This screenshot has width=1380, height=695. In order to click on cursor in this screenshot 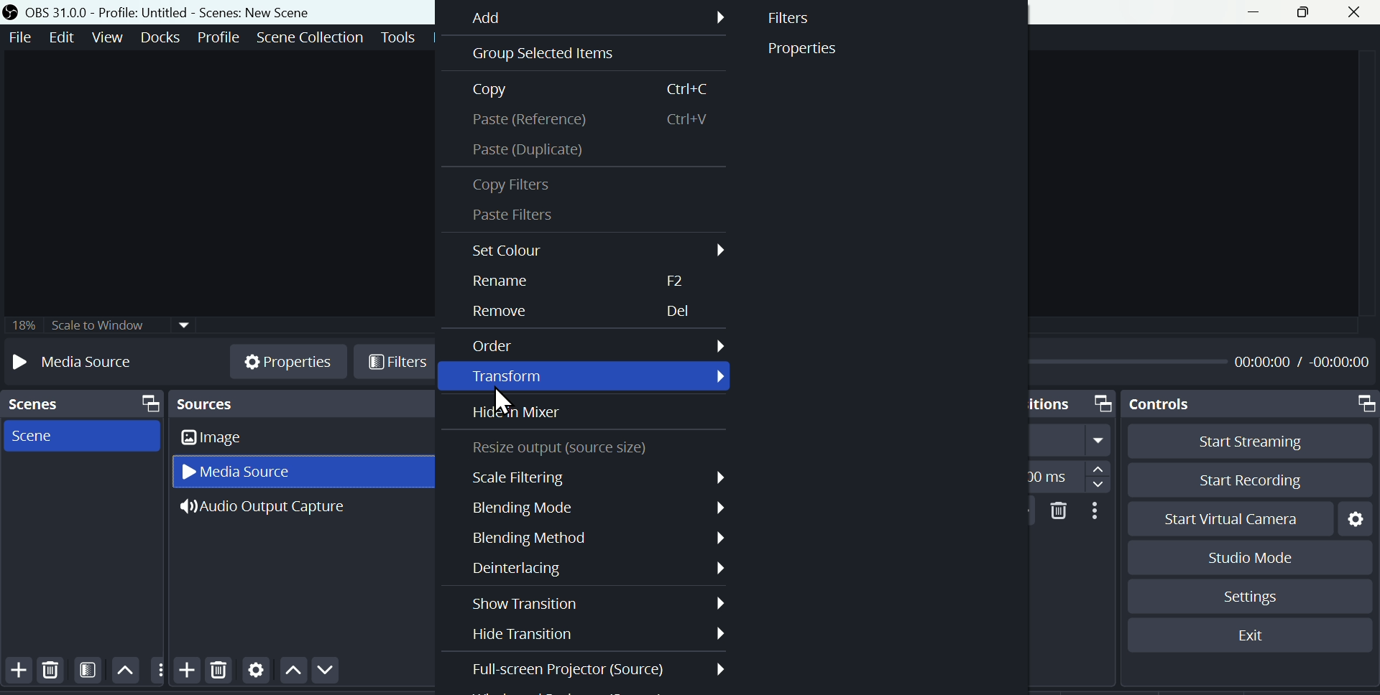, I will do `click(500, 399)`.